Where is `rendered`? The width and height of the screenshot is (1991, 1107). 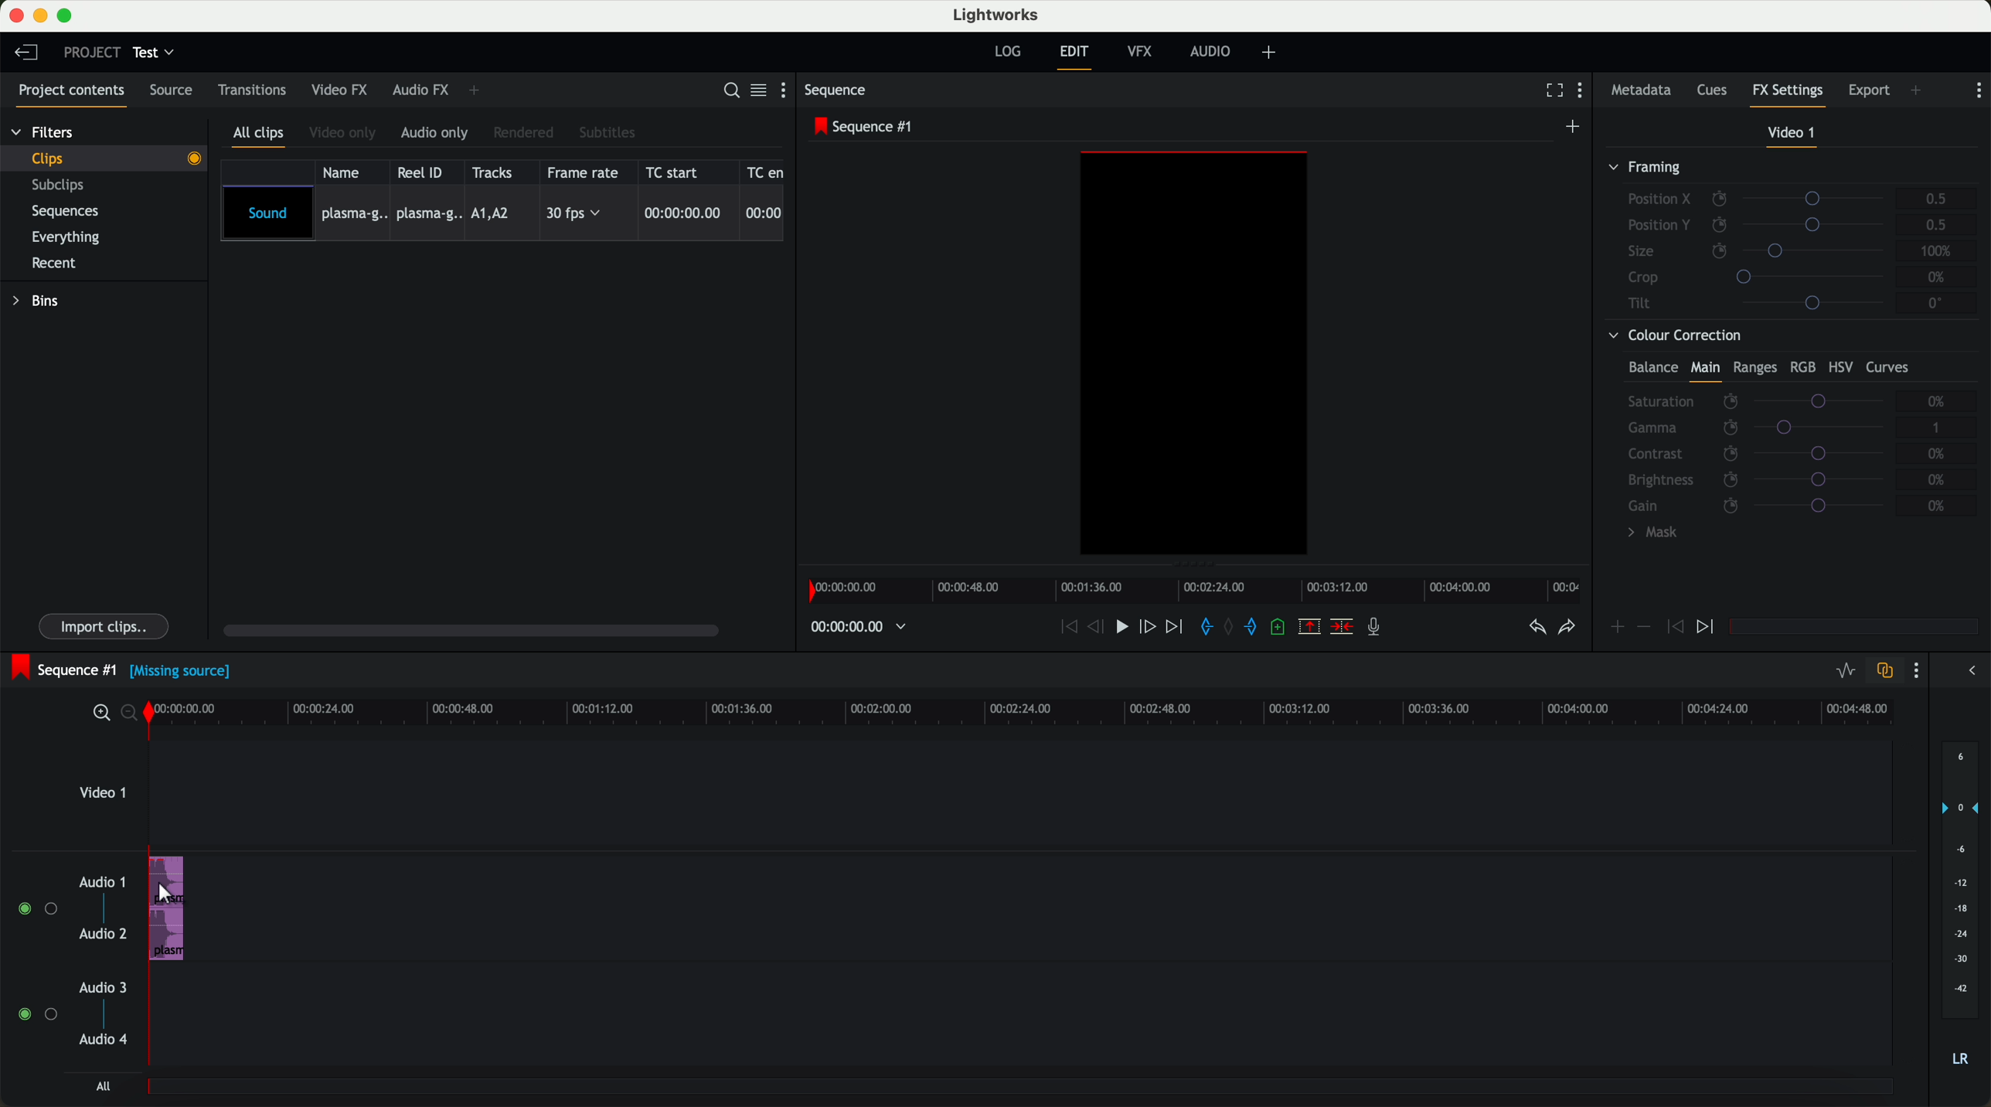 rendered is located at coordinates (526, 132).